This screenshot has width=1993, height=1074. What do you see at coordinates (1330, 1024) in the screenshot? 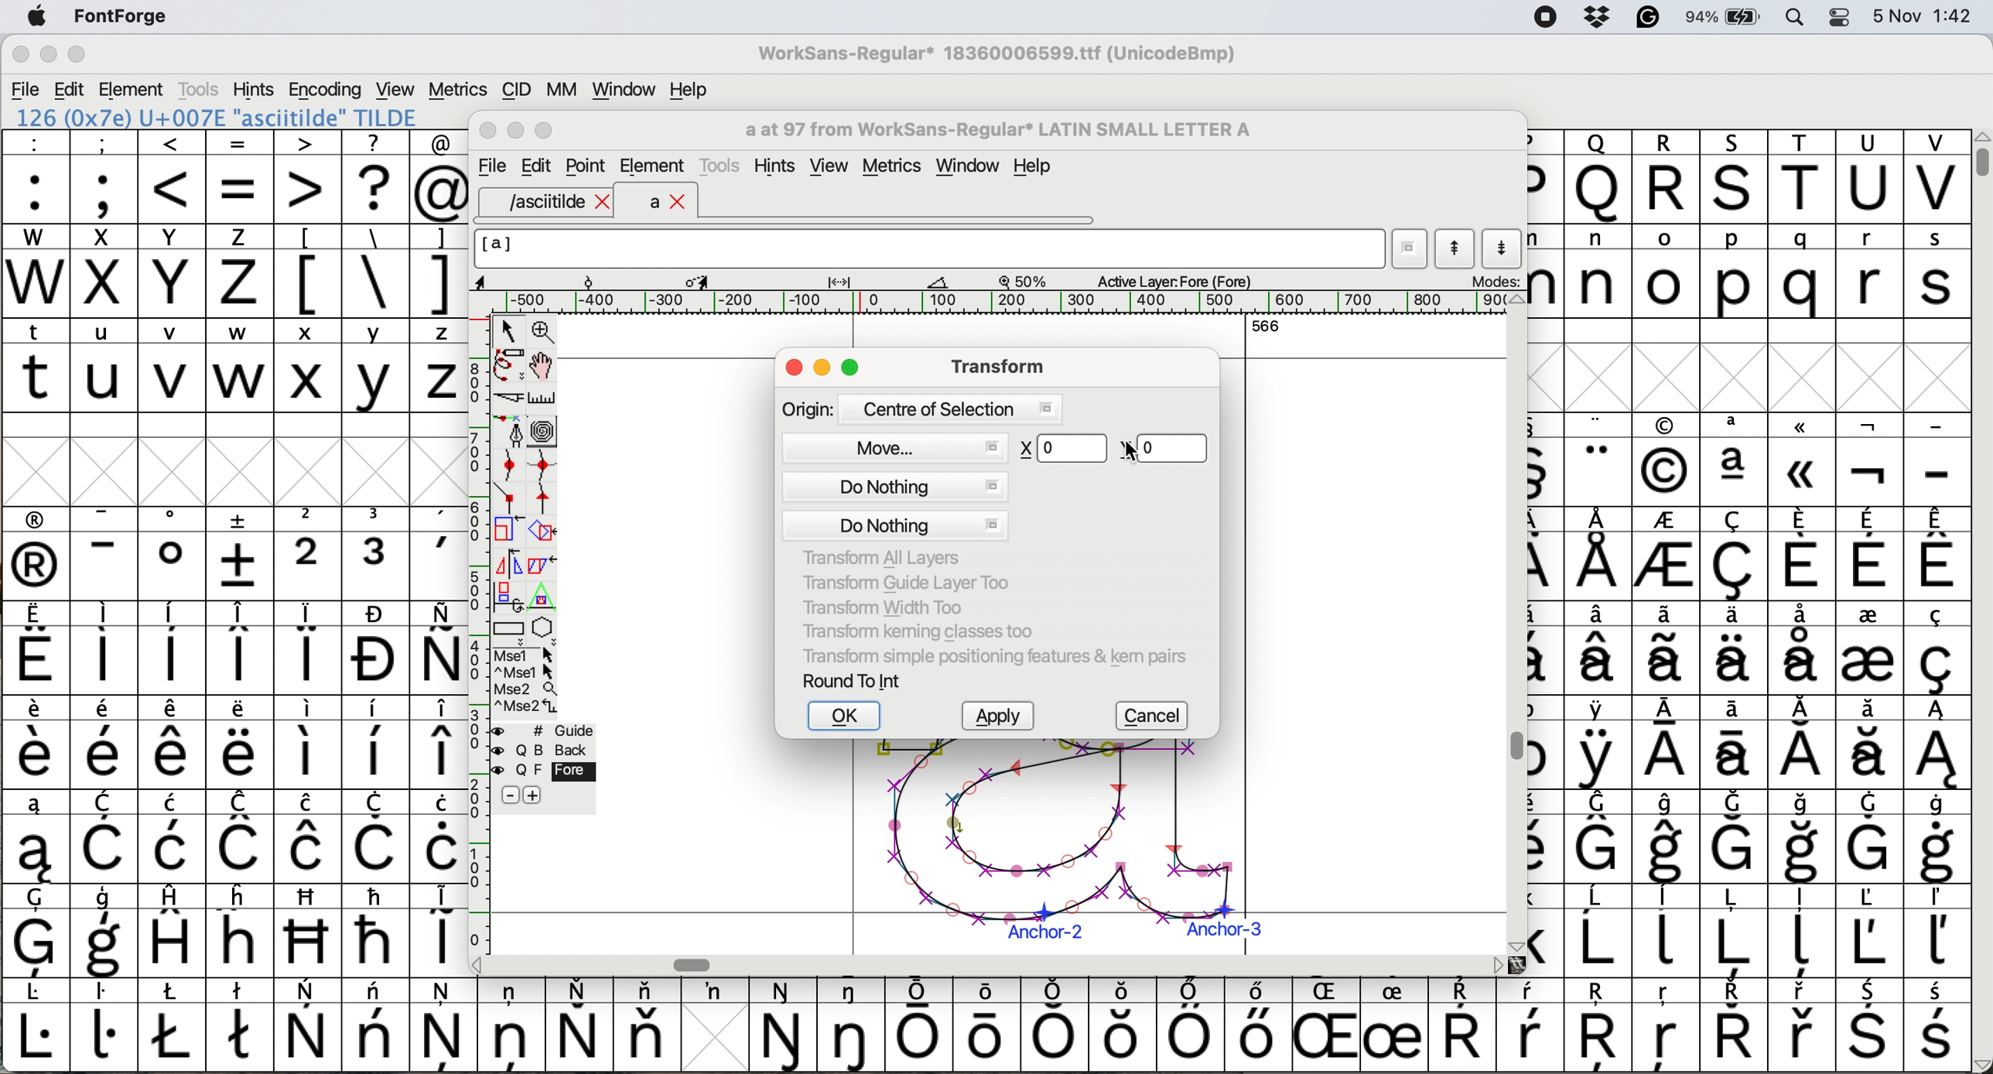
I see `` at bounding box center [1330, 1024].